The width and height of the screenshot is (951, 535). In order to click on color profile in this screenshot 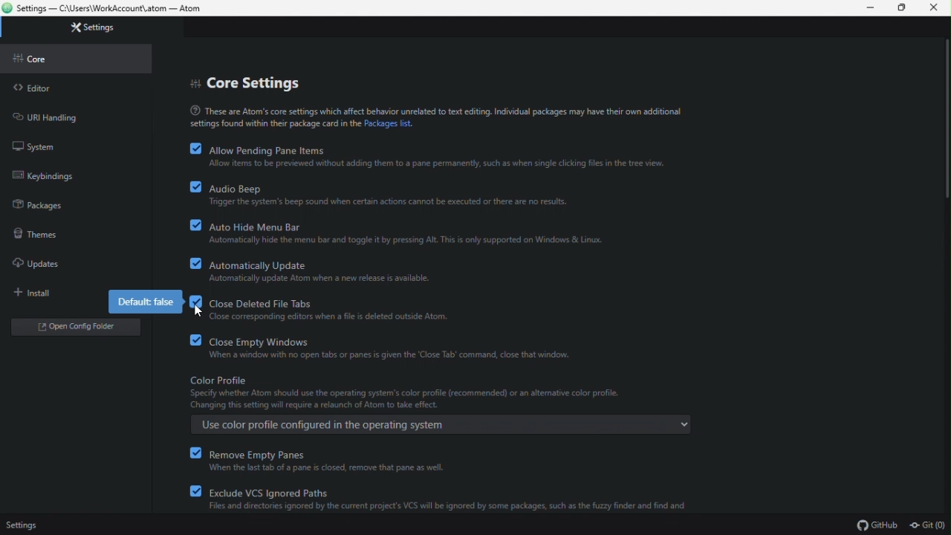, I will do `click(438, 403)`.